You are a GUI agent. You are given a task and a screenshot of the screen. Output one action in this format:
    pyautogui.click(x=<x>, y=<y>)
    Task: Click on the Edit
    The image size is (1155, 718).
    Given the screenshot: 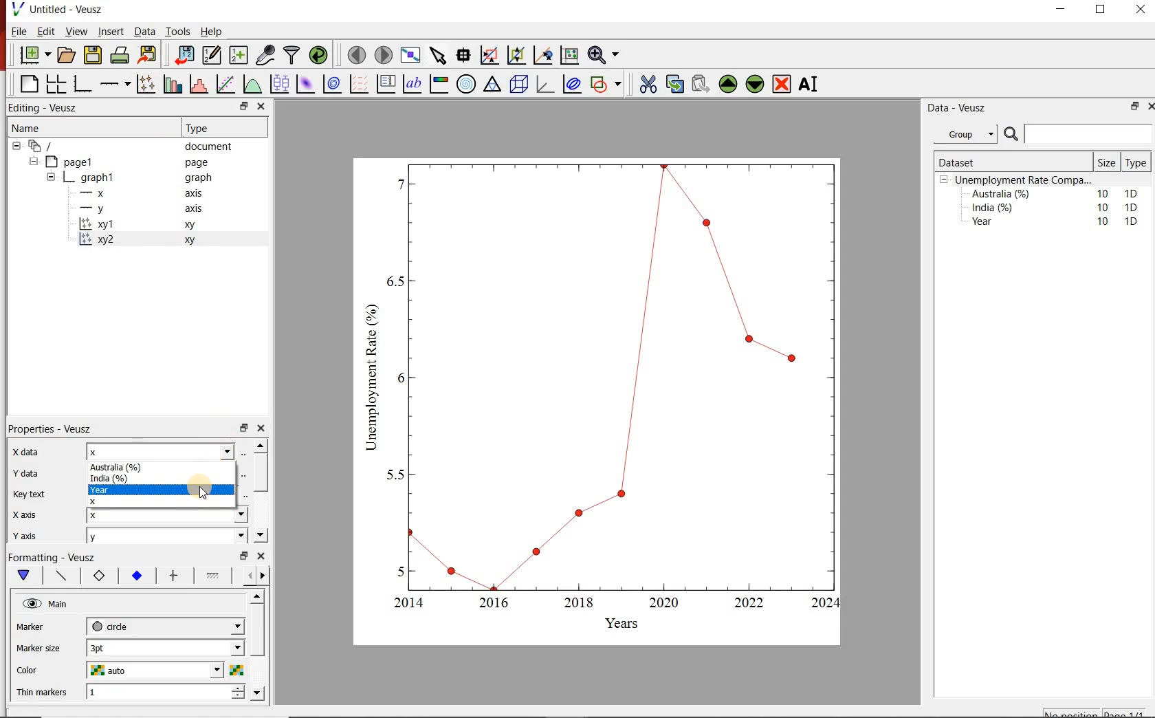 What is the action you would take?
    pyautogui.click(x=44, y=31)
    